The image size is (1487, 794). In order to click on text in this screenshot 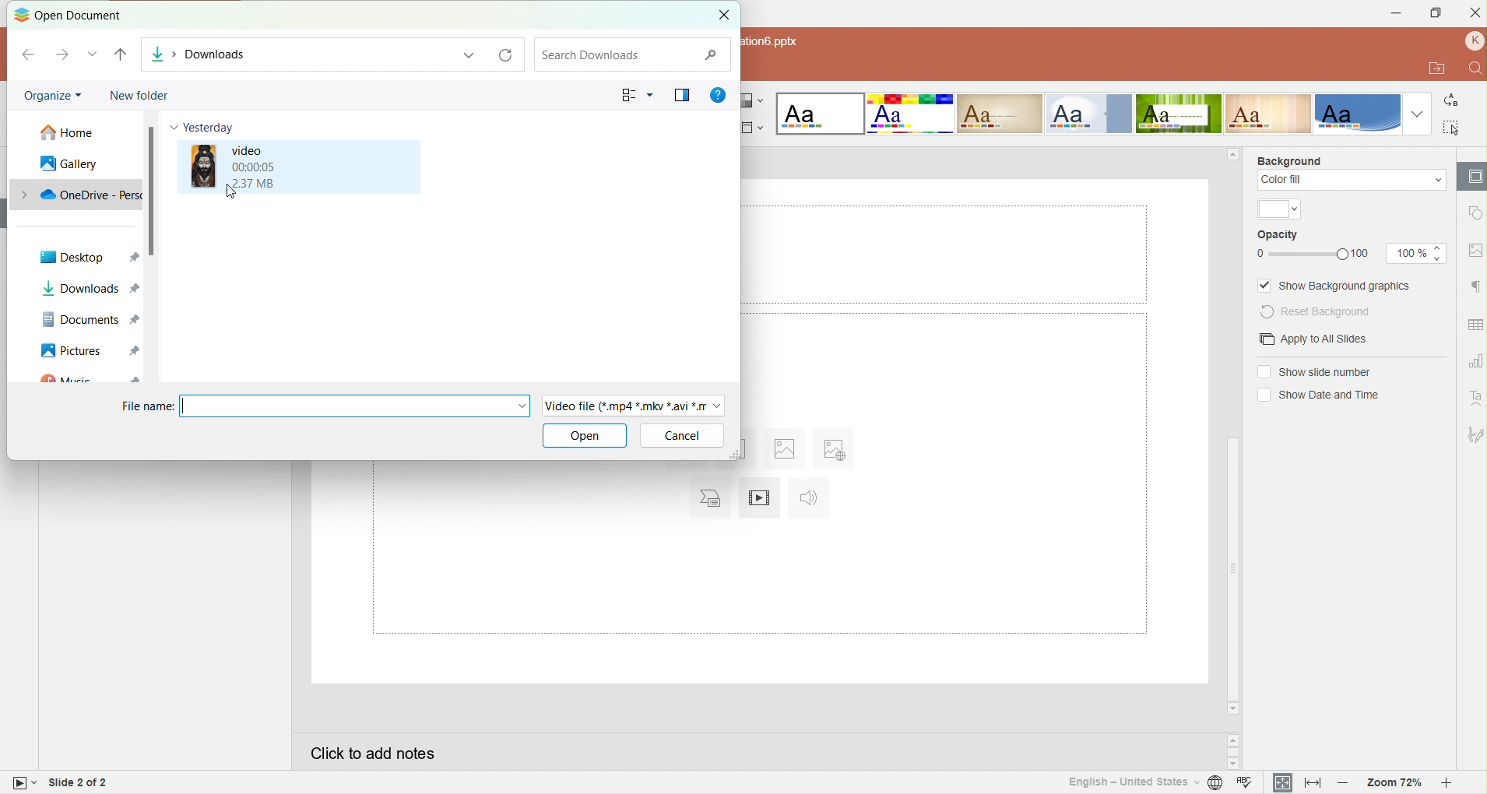, I will do `click(780, 40)`.